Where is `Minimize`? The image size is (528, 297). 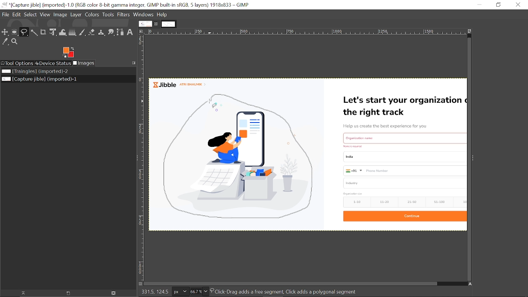 Minimize is located at coordinates (479, 5).